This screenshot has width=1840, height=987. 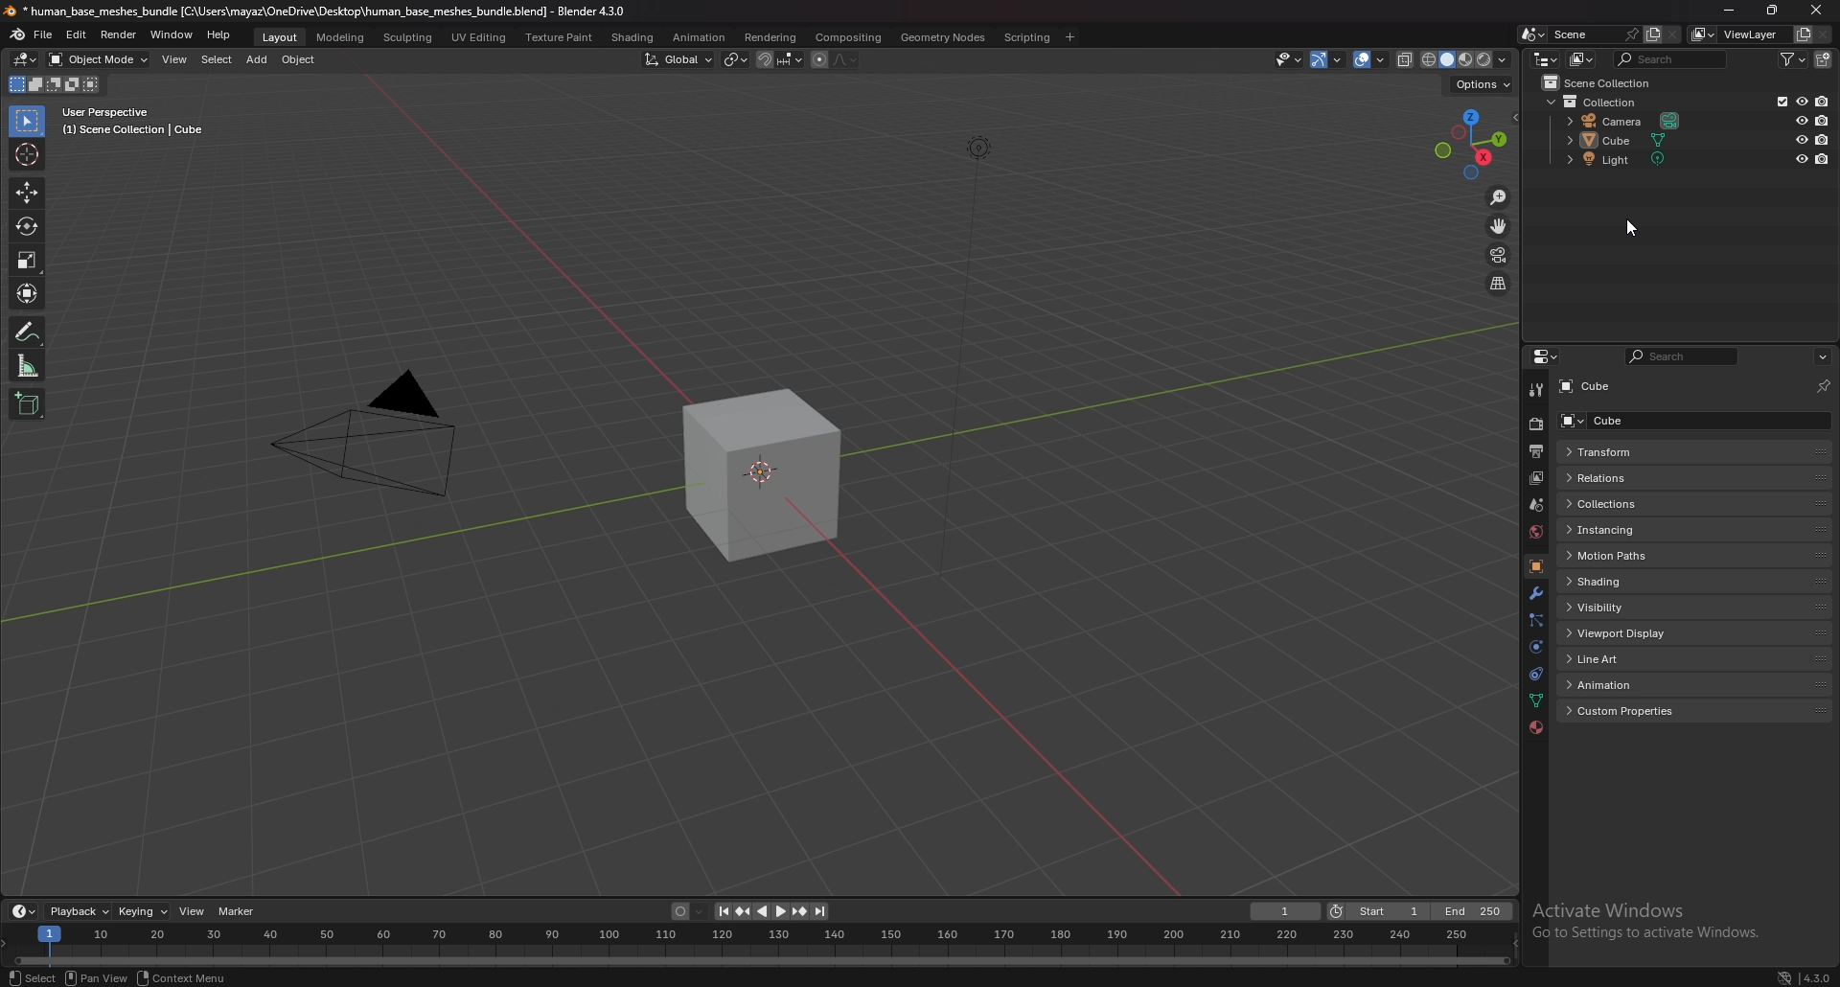 I want to click on select, so click(x=29, y=122).